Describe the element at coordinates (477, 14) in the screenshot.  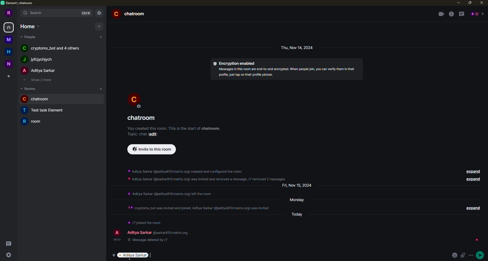
I see `people` at that location.